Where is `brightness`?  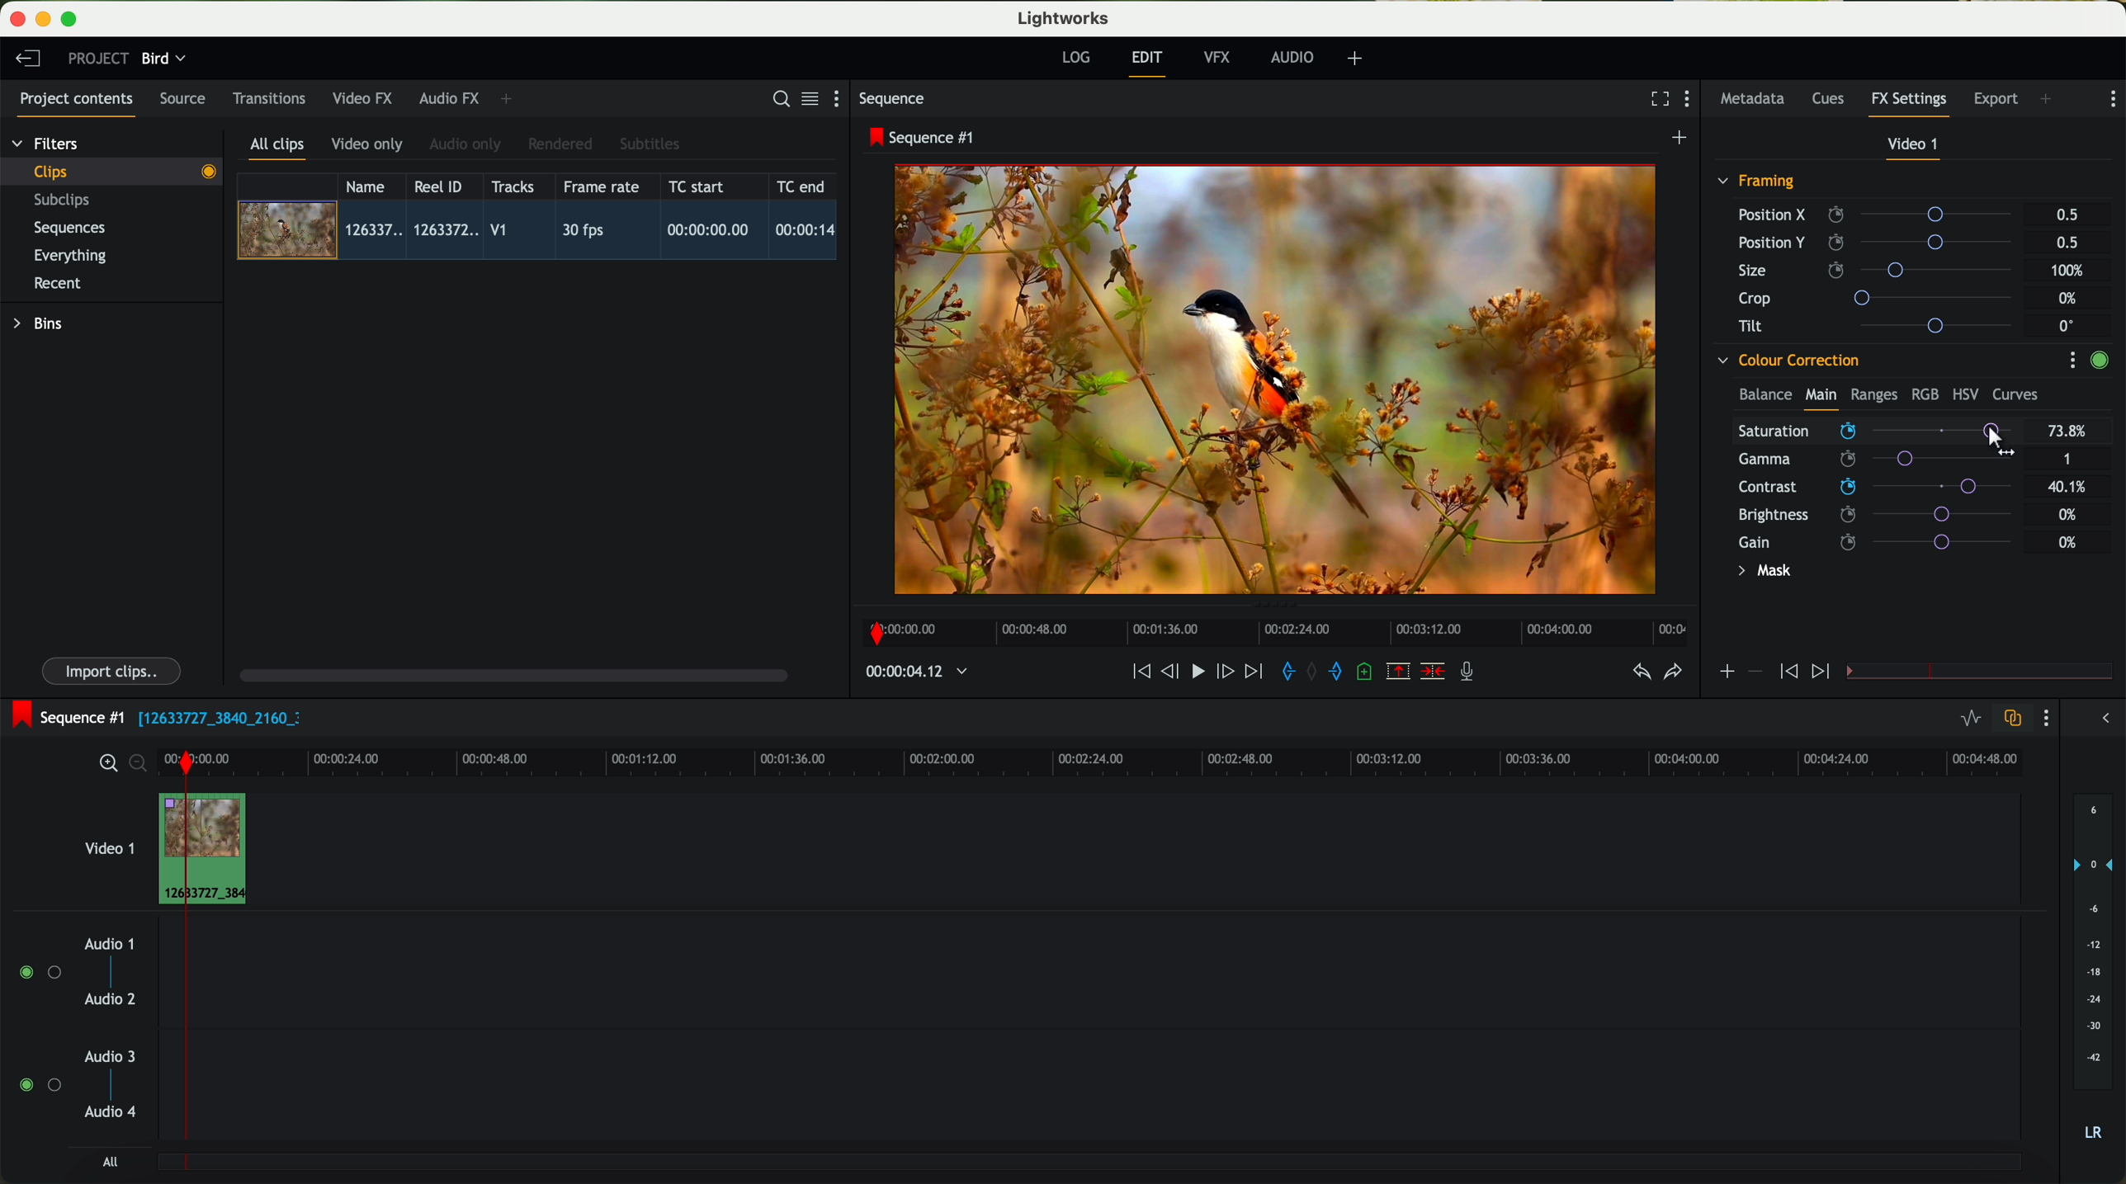
brightness is located at coordinates (1885, 515).